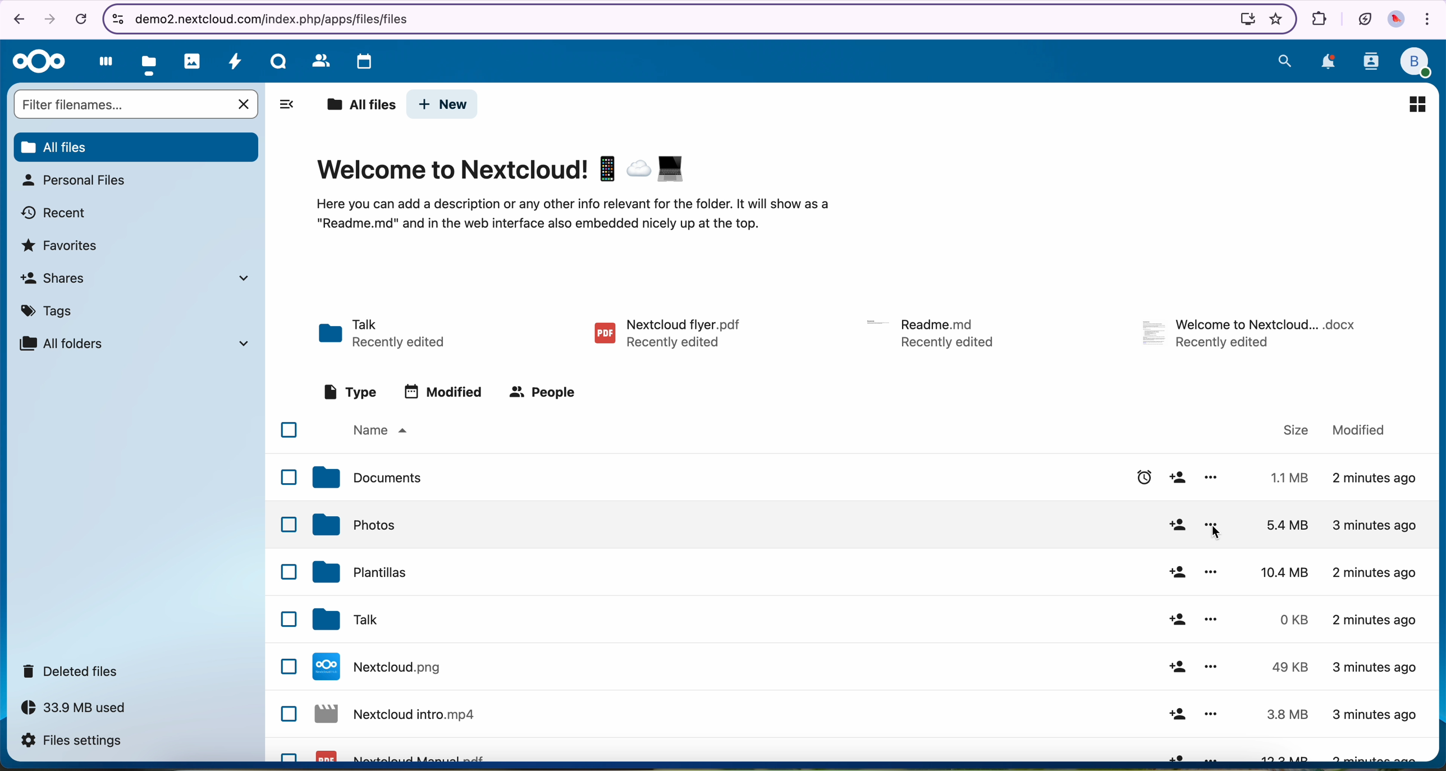 The width and height of the screenshot is (1446, 771). What do you see at coordinates (358, 58) in the screenshot?
I see `calendar` at bounding box center [358, 58].